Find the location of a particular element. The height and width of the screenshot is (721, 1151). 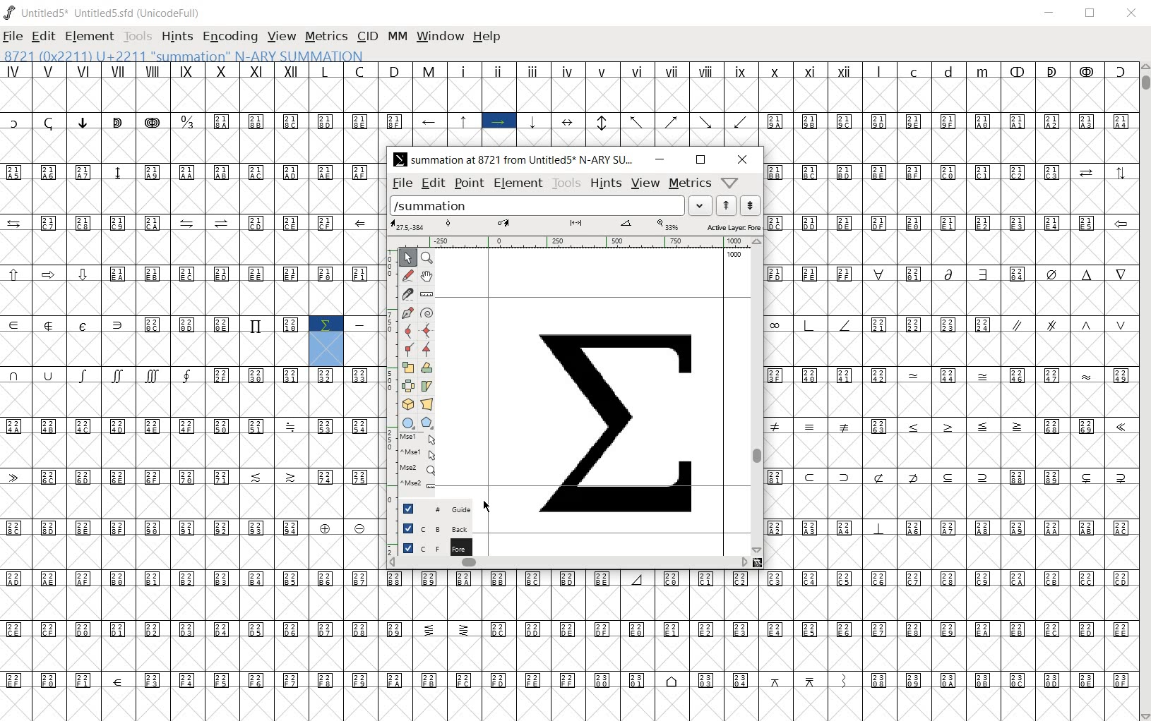

rotate the selection is located at coordinates (427, 368).